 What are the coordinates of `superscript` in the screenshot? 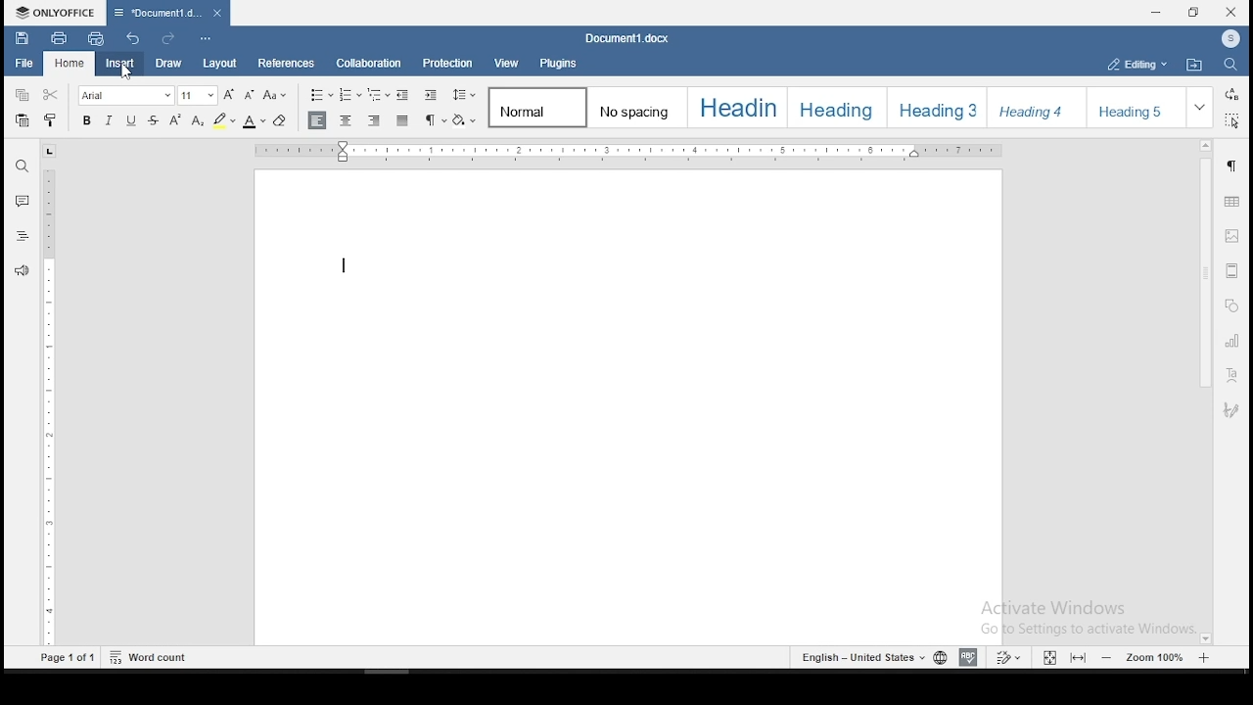 It's located at (177, 119).